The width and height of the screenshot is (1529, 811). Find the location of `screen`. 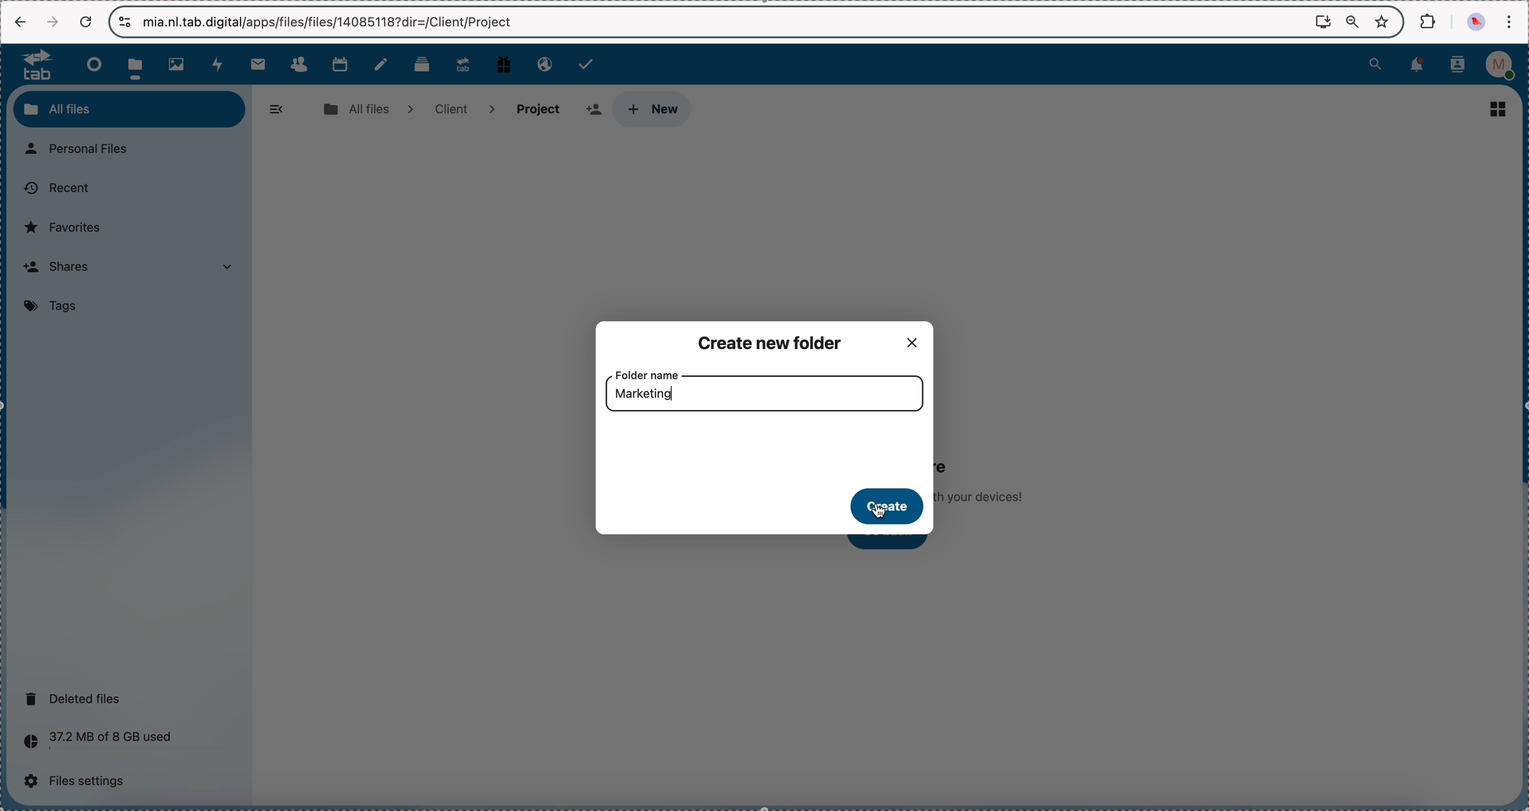

screen is located at coordinates (1323, 21).